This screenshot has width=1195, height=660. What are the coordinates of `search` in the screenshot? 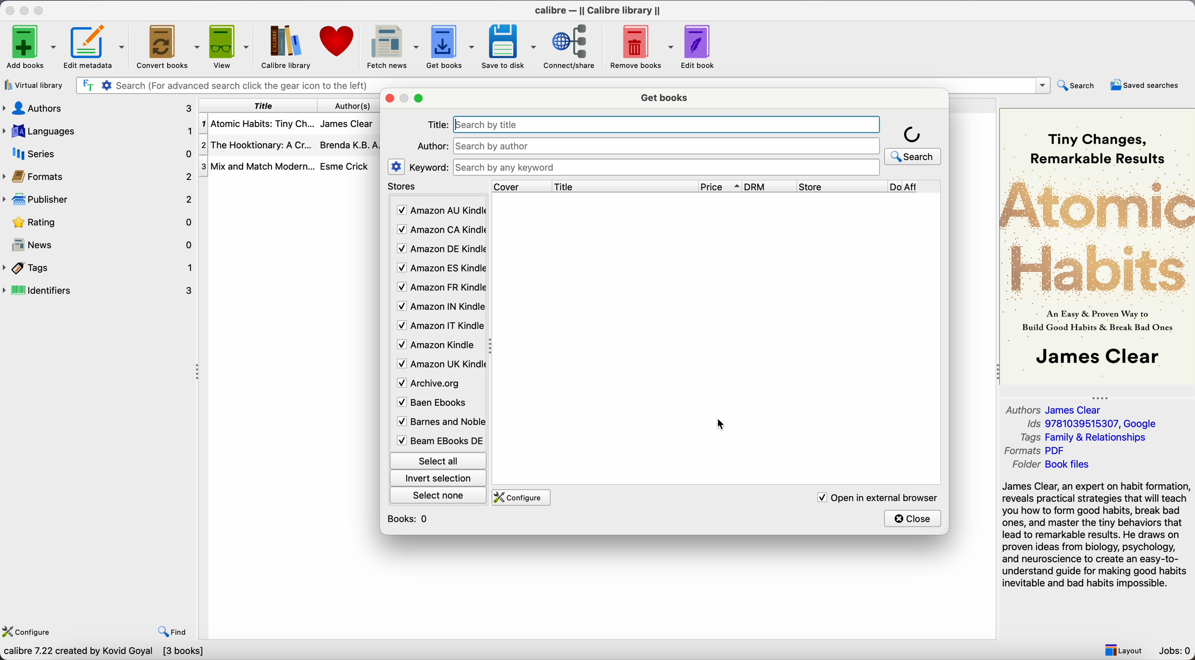 It's located at (912, 156).